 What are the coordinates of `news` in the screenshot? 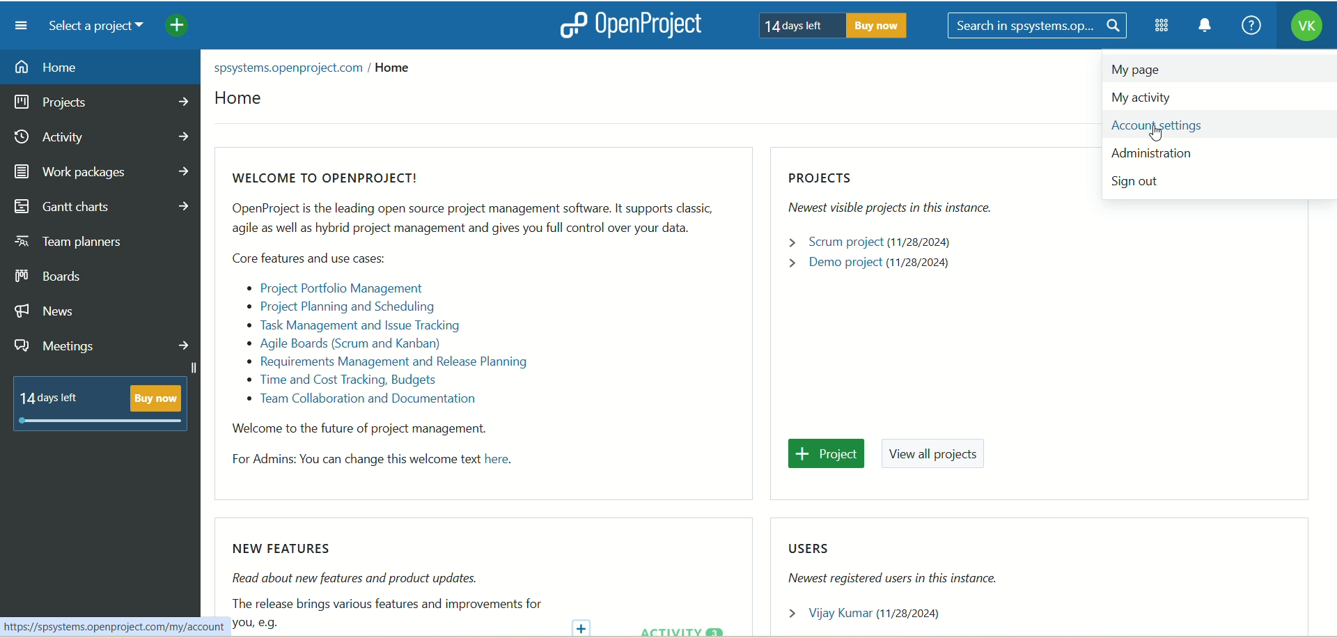 It's located at (62, 311).